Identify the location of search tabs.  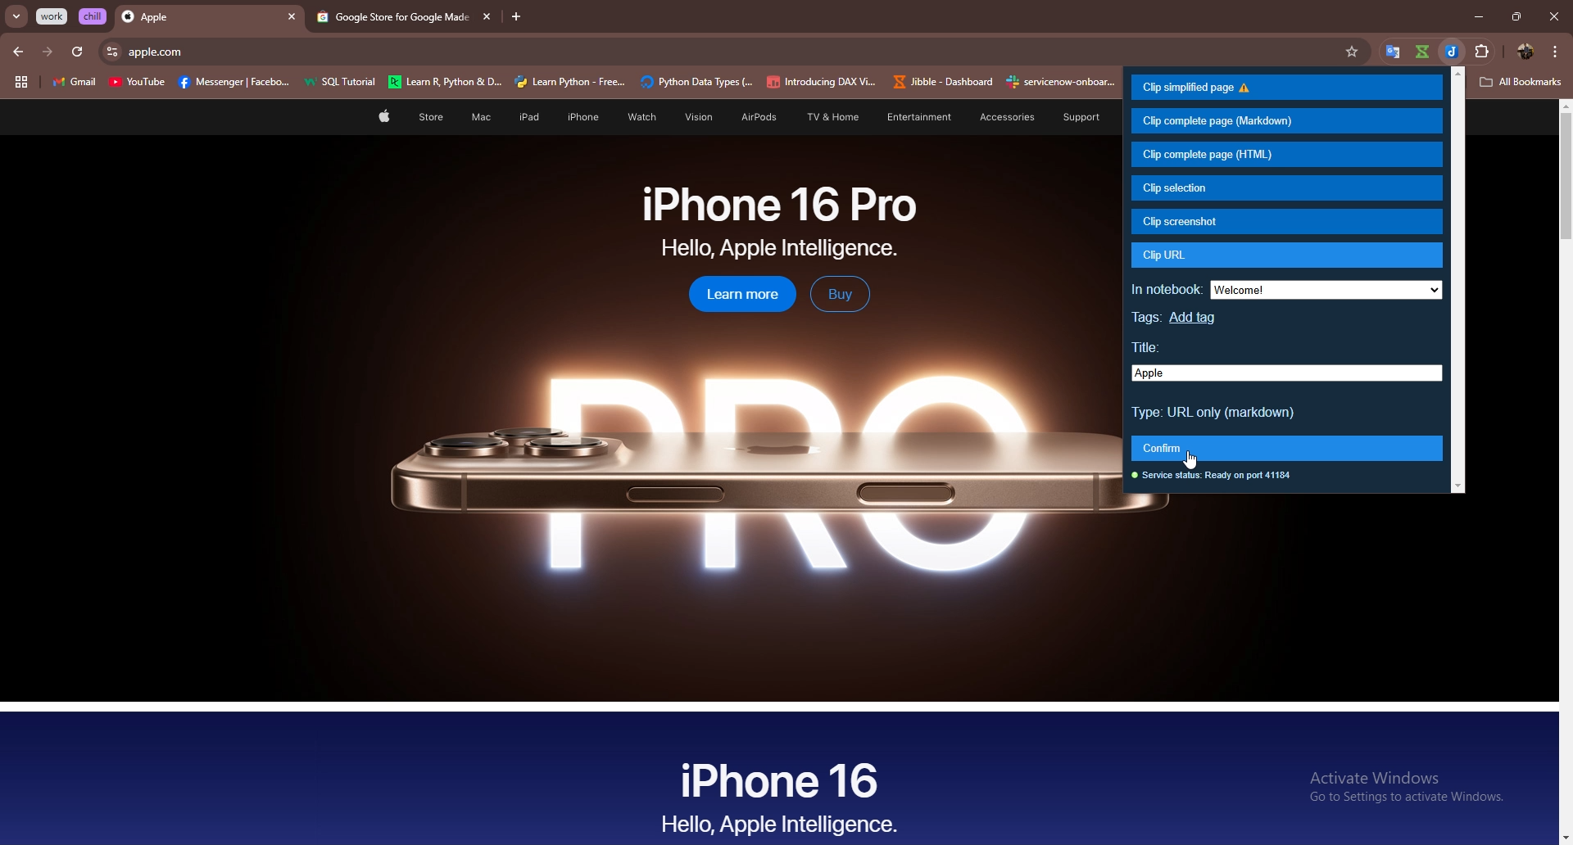
(17, 17).